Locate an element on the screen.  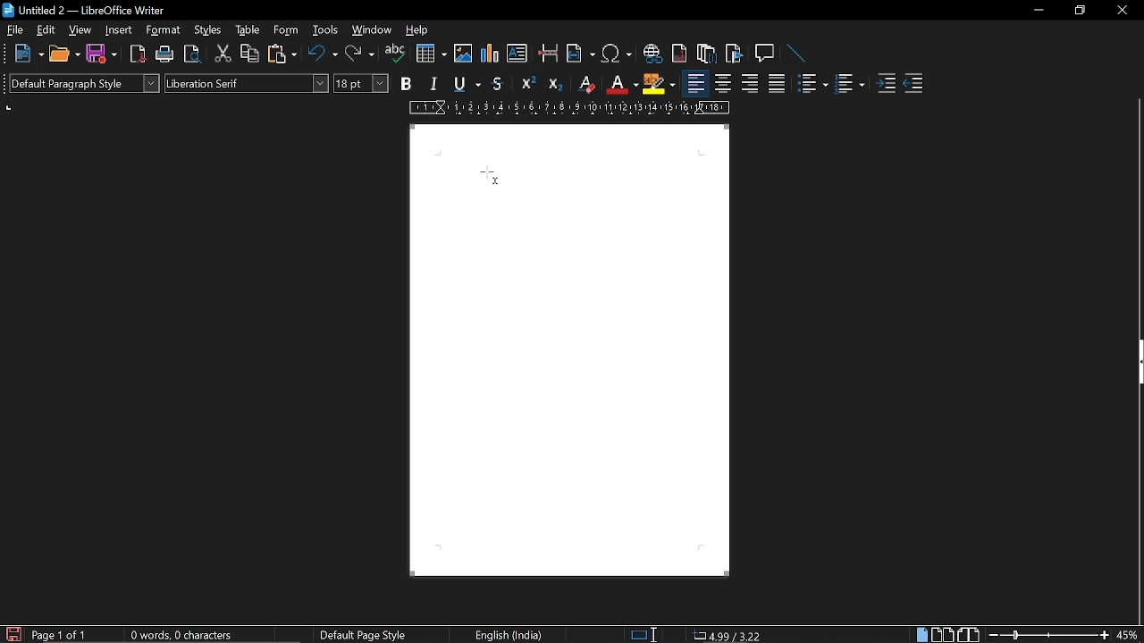
Untitled 2 - LibreOffice Writer is located at coordinates (89, 12).